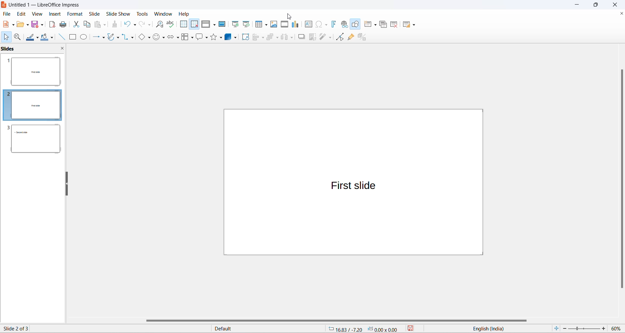 Image resolution: width=625 pixels, height=333 pixels. What do you see at coordinates (107, 23) in the screenshot?
I see `paste options` at bounding box center [107, 23].